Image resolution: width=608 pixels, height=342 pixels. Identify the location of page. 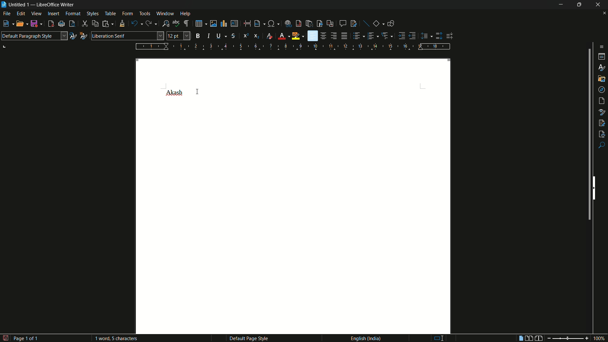
(602, 101).